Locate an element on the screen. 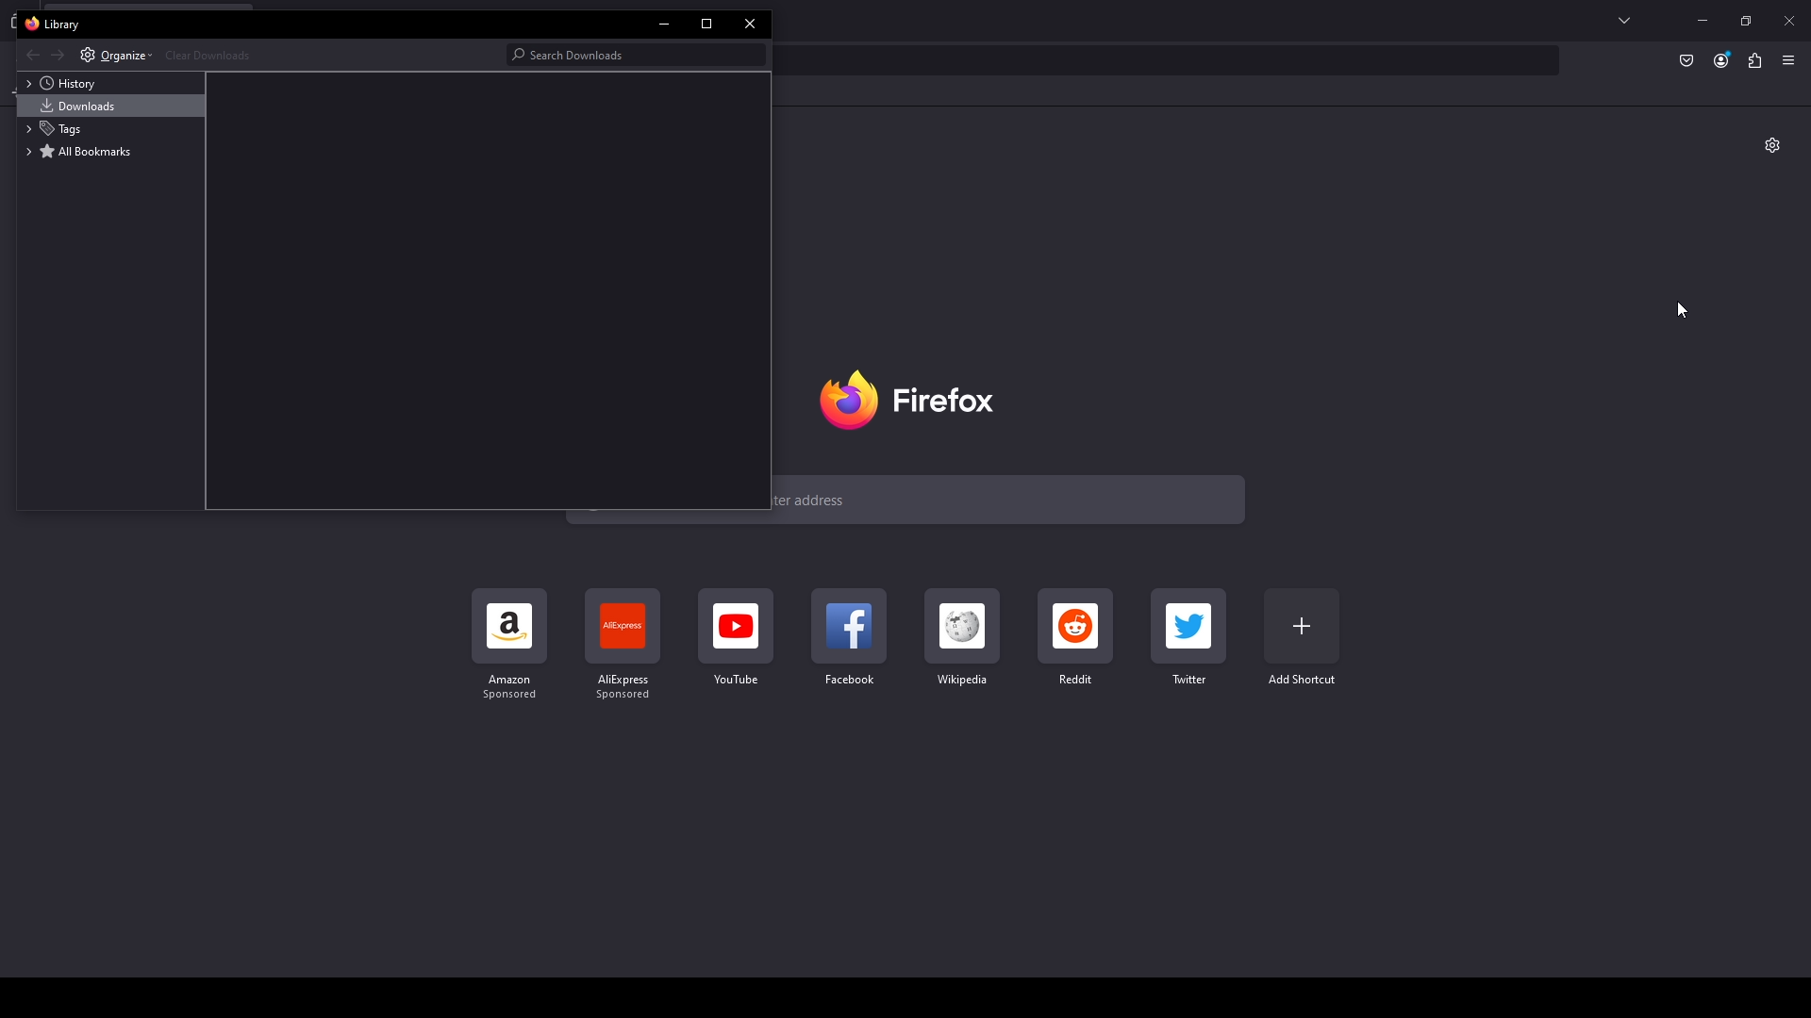  Search with Google or enter address is located at coordinates (1013, 499).